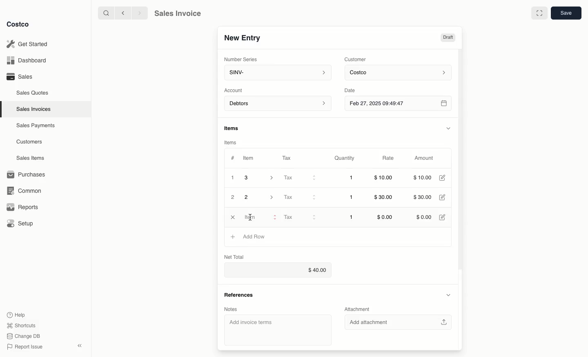 The image size is (588, 357). I want to click on $0.00, so click(424, 216).